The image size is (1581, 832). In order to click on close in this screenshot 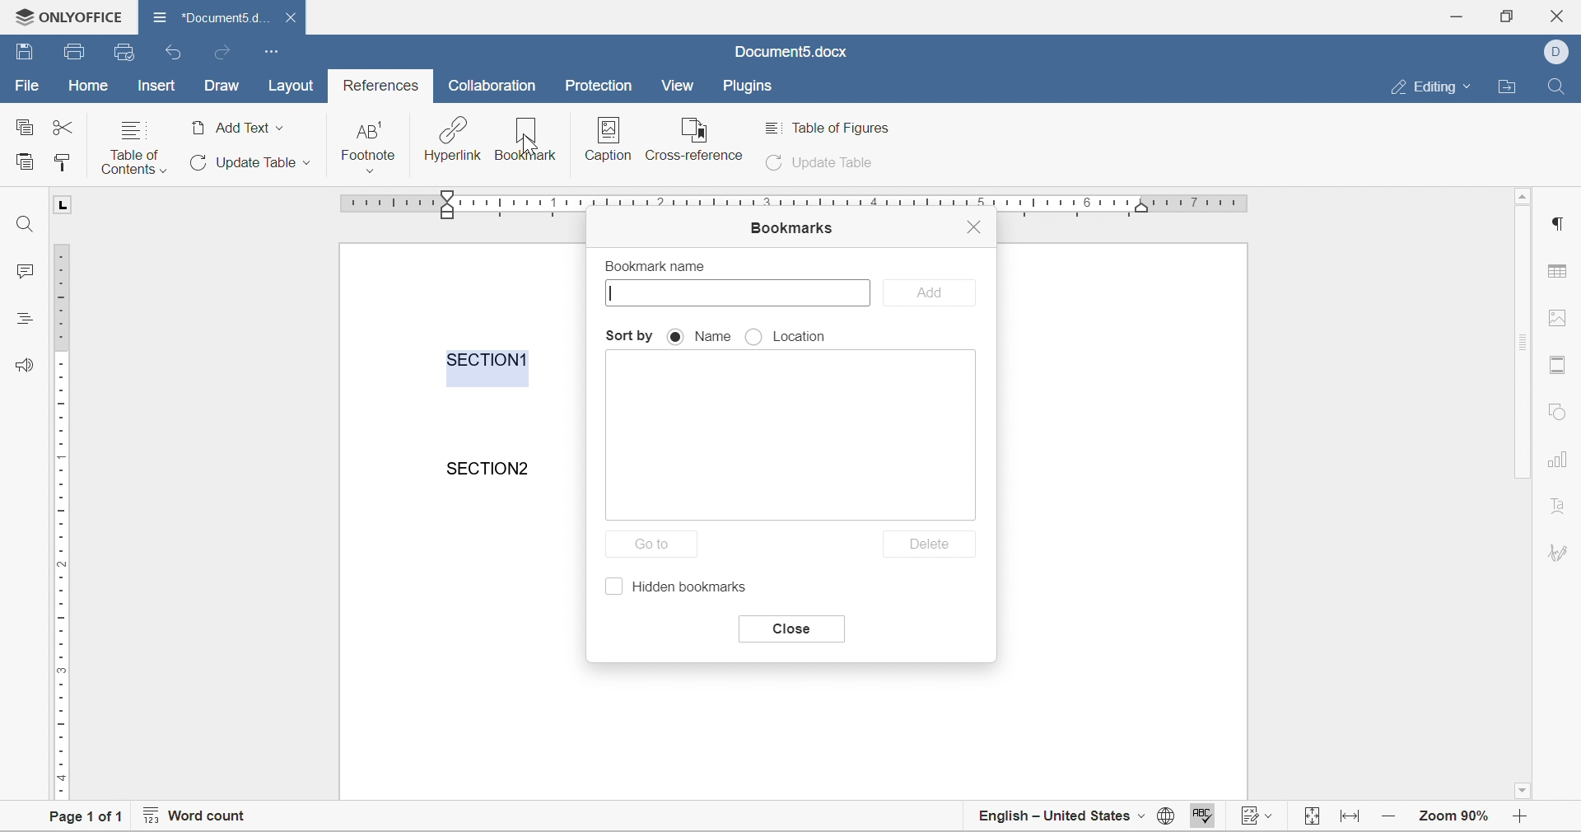, I will do `click(974, 225)`.